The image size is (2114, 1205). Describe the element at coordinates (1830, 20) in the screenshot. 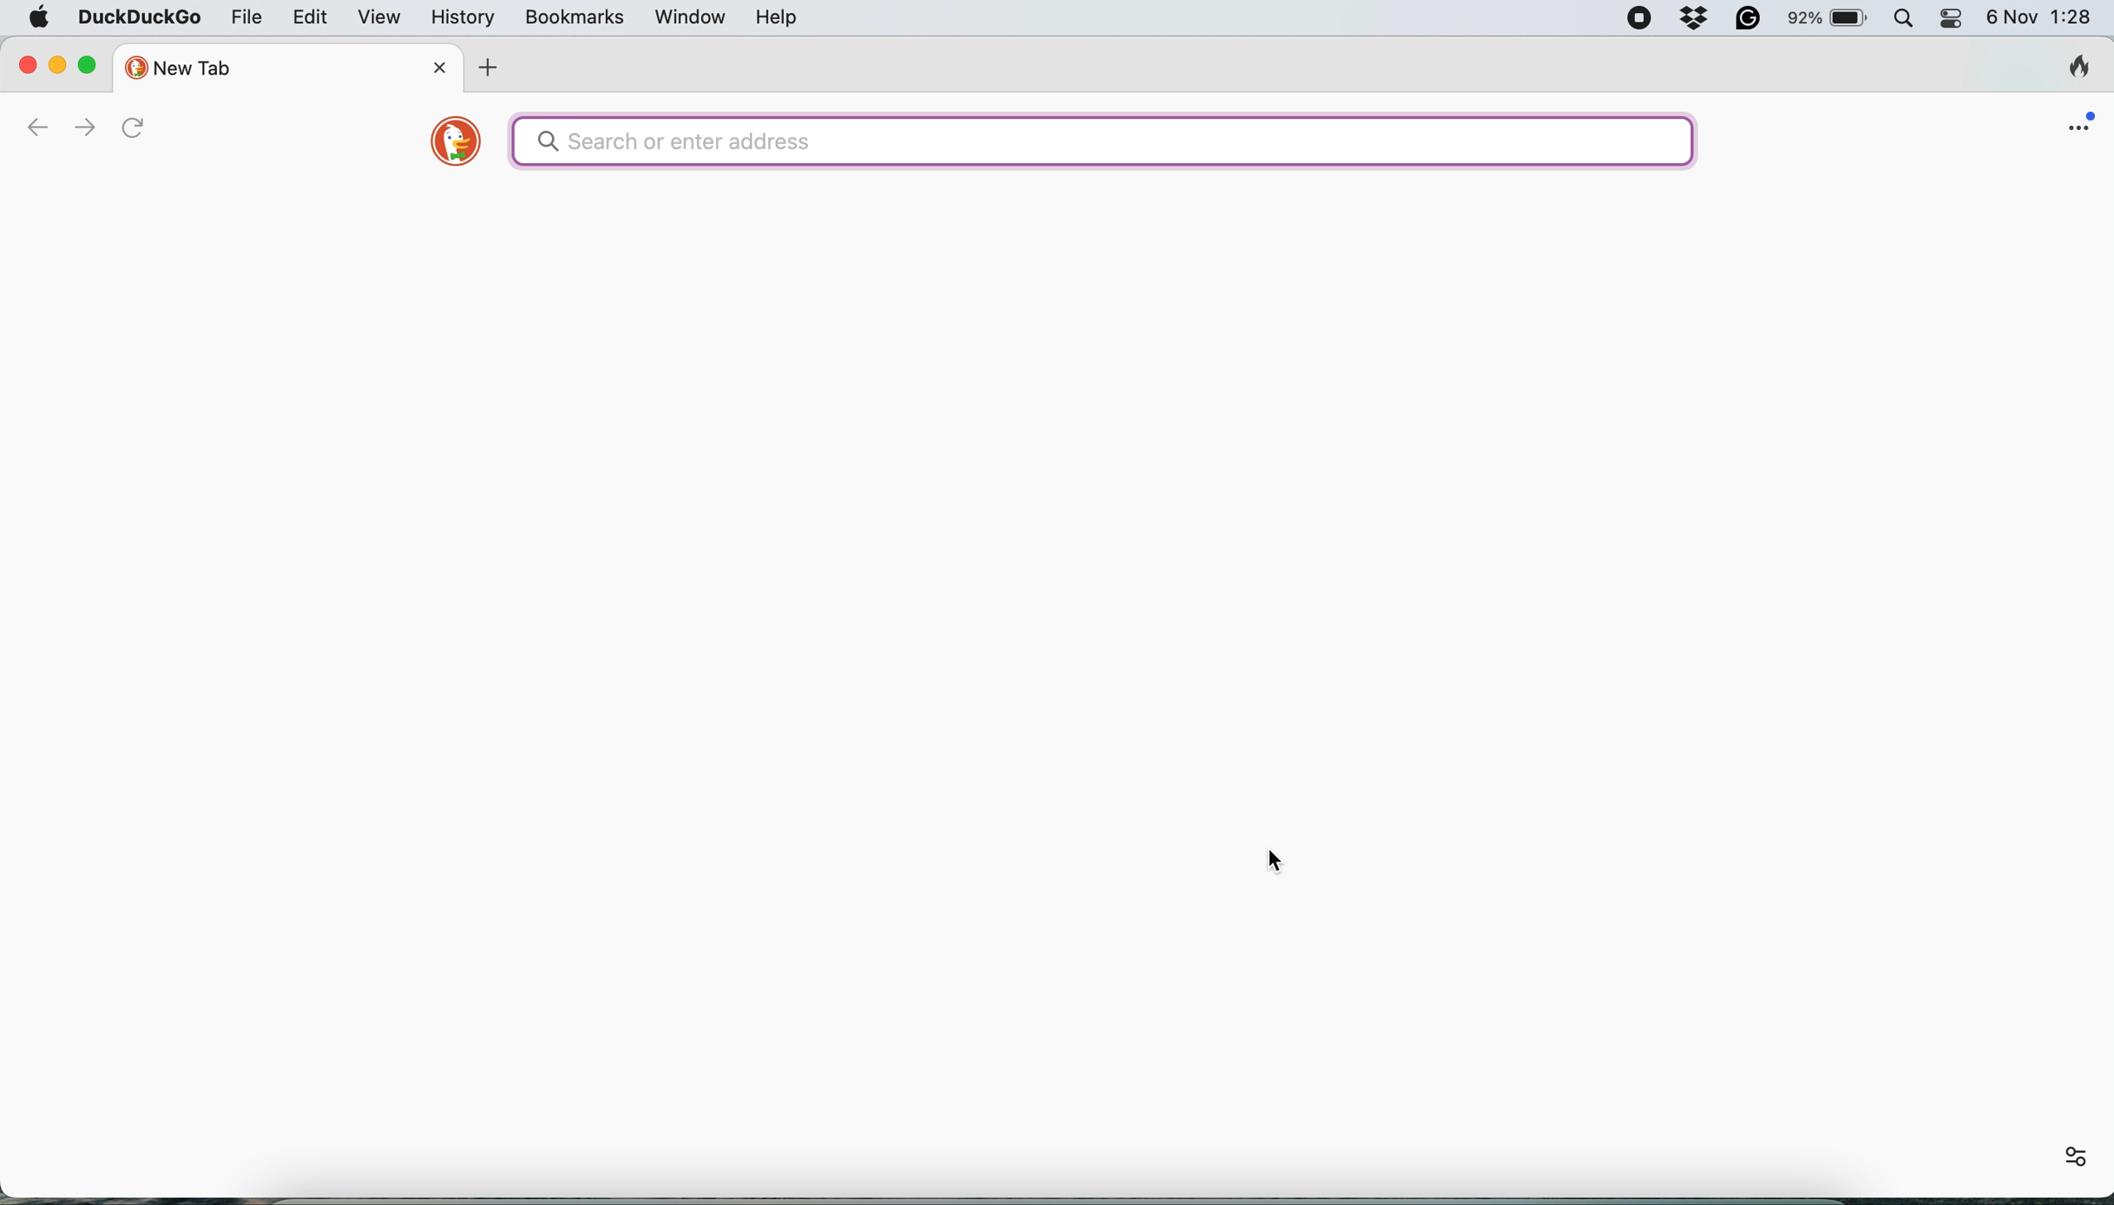

I see `battery` at that location.